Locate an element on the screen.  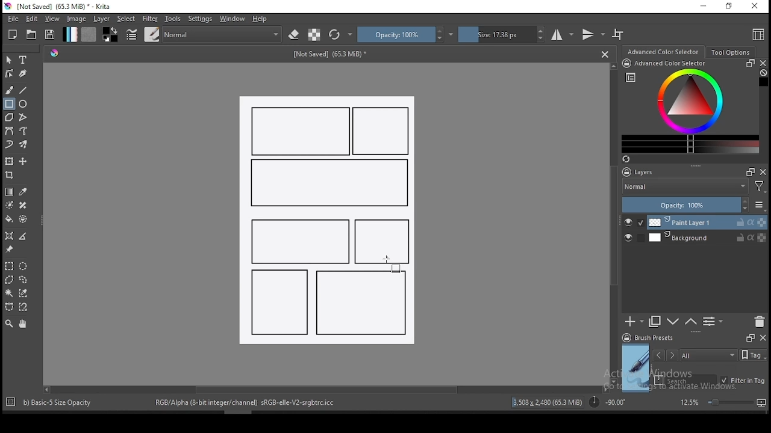
bezier curve selection tool is located at coordinates (9, 307).